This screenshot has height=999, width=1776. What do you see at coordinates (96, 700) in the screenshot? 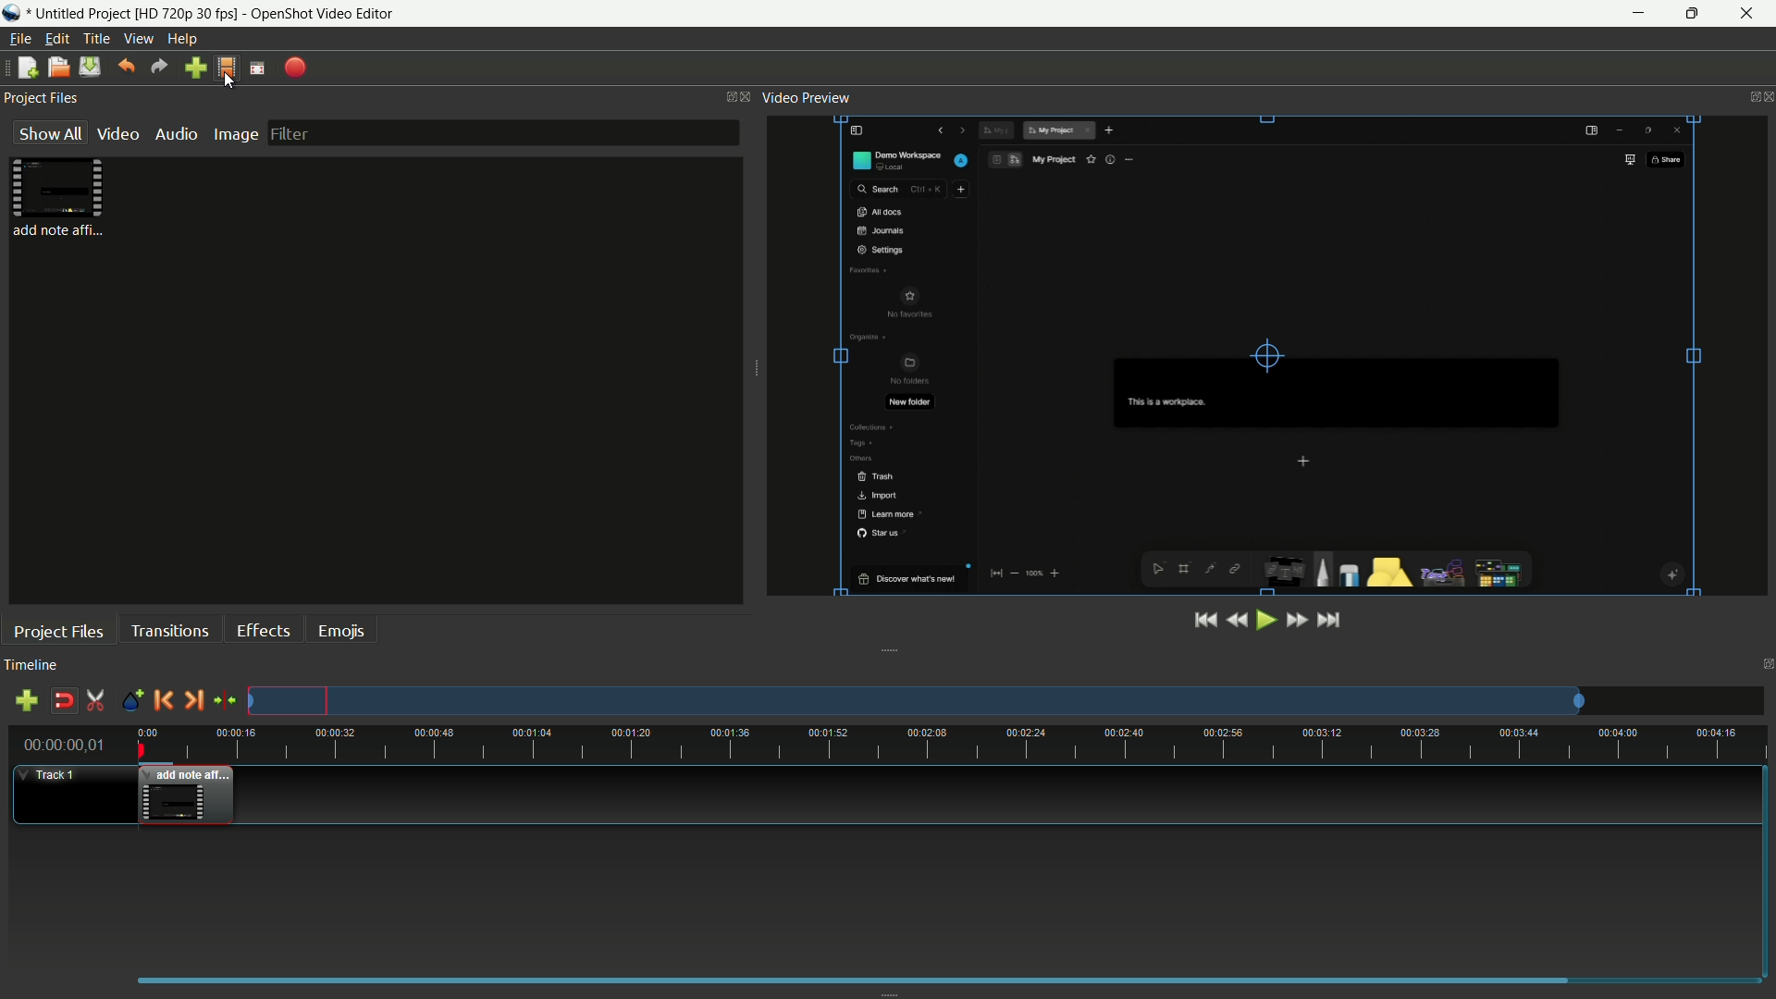
I see `enable razor` at bounding box center [96, 700].